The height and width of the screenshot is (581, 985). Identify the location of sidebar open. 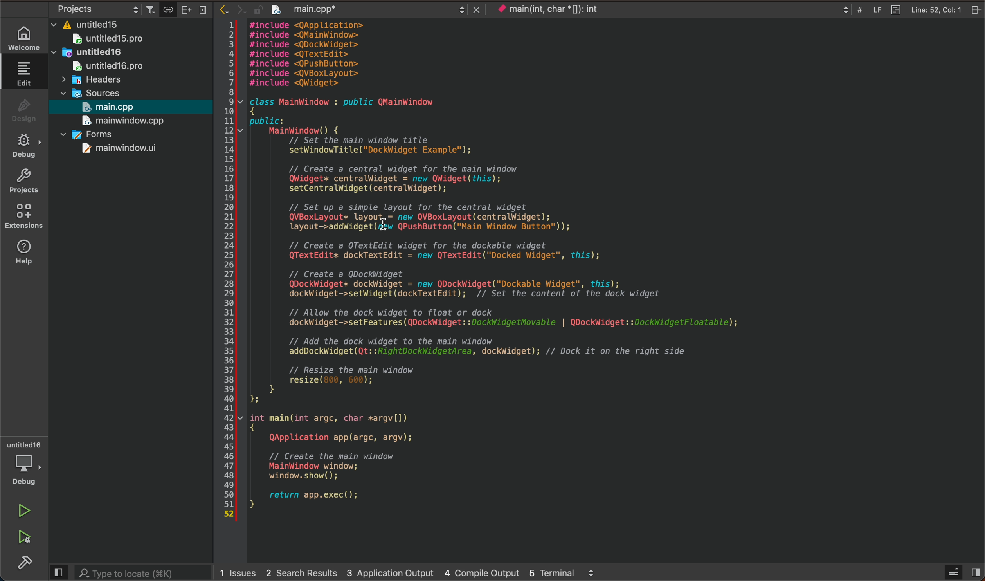
(960, 571).